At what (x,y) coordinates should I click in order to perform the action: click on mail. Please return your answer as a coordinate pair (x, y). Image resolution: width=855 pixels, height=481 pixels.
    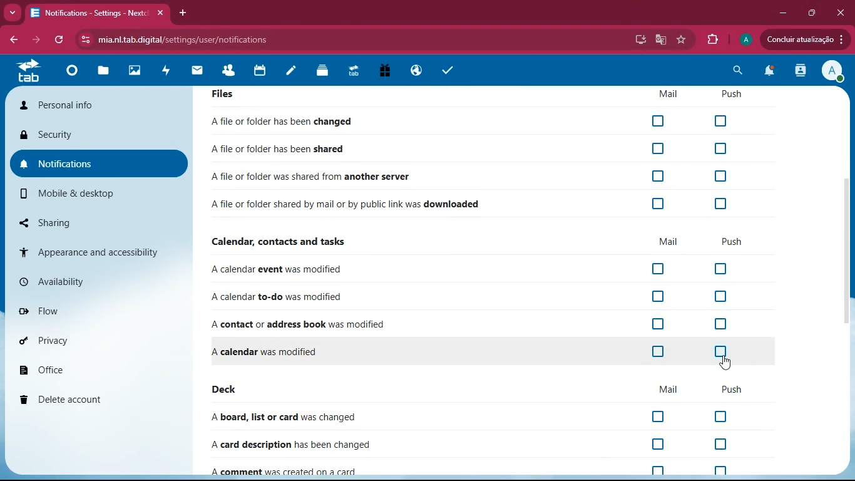
    Looking at the image, I should click on (665, 390).